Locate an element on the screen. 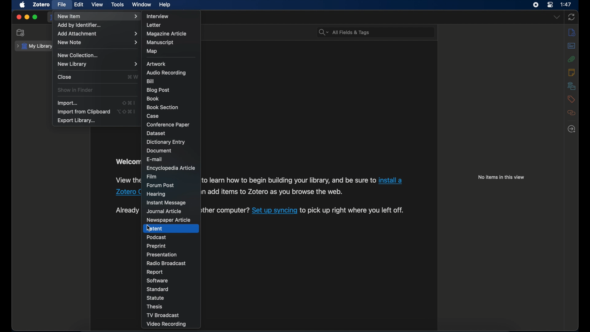 Image resolution: width=590 pixels, height=332 pixels. screen recorder is located at coordinates (536, 5).